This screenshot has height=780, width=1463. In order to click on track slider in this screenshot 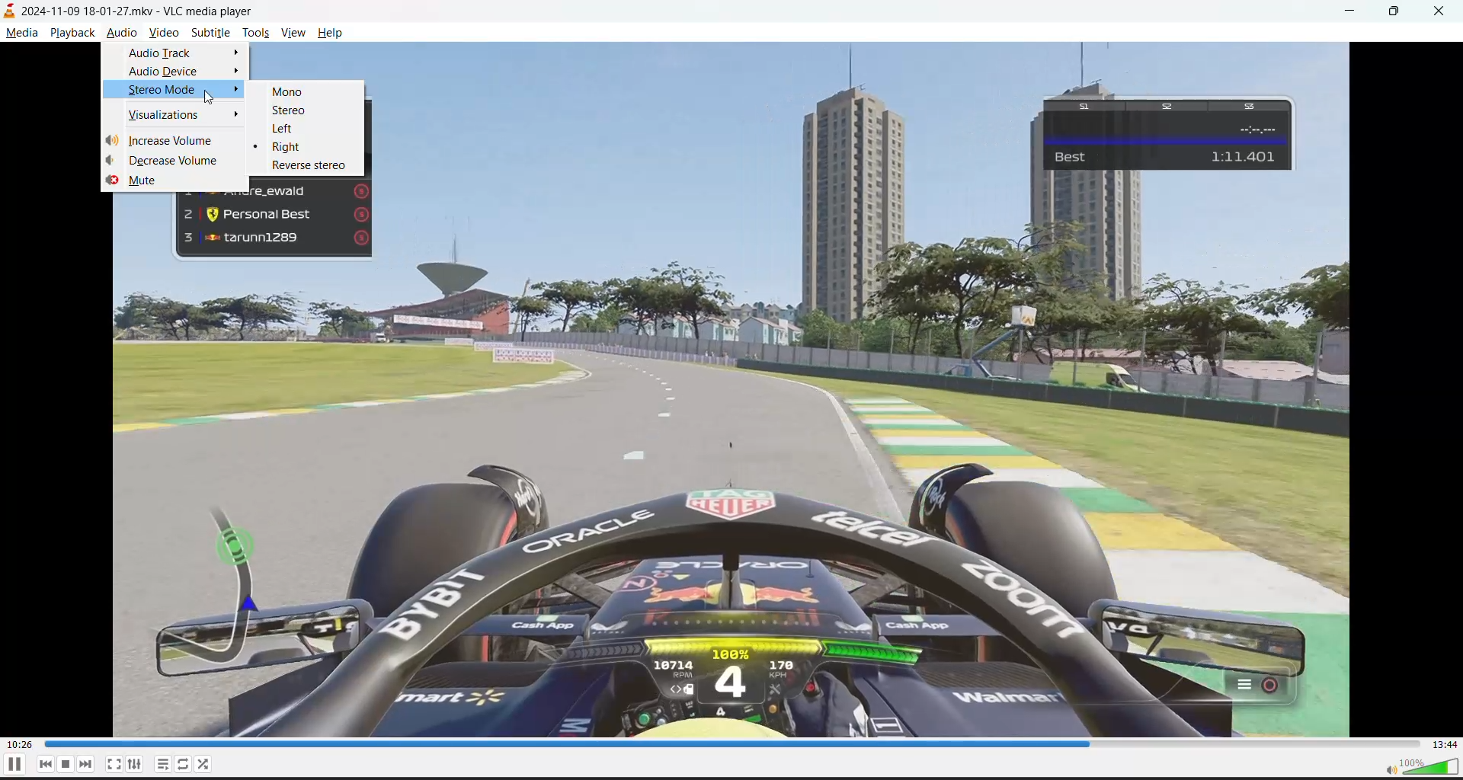, I will do `click(726, 744)`.